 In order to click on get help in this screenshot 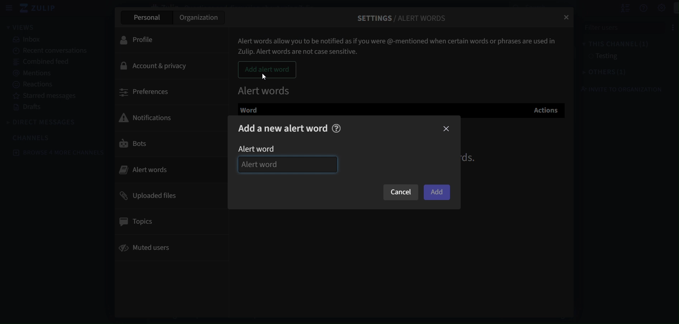, I will do `click(636, 8)`.